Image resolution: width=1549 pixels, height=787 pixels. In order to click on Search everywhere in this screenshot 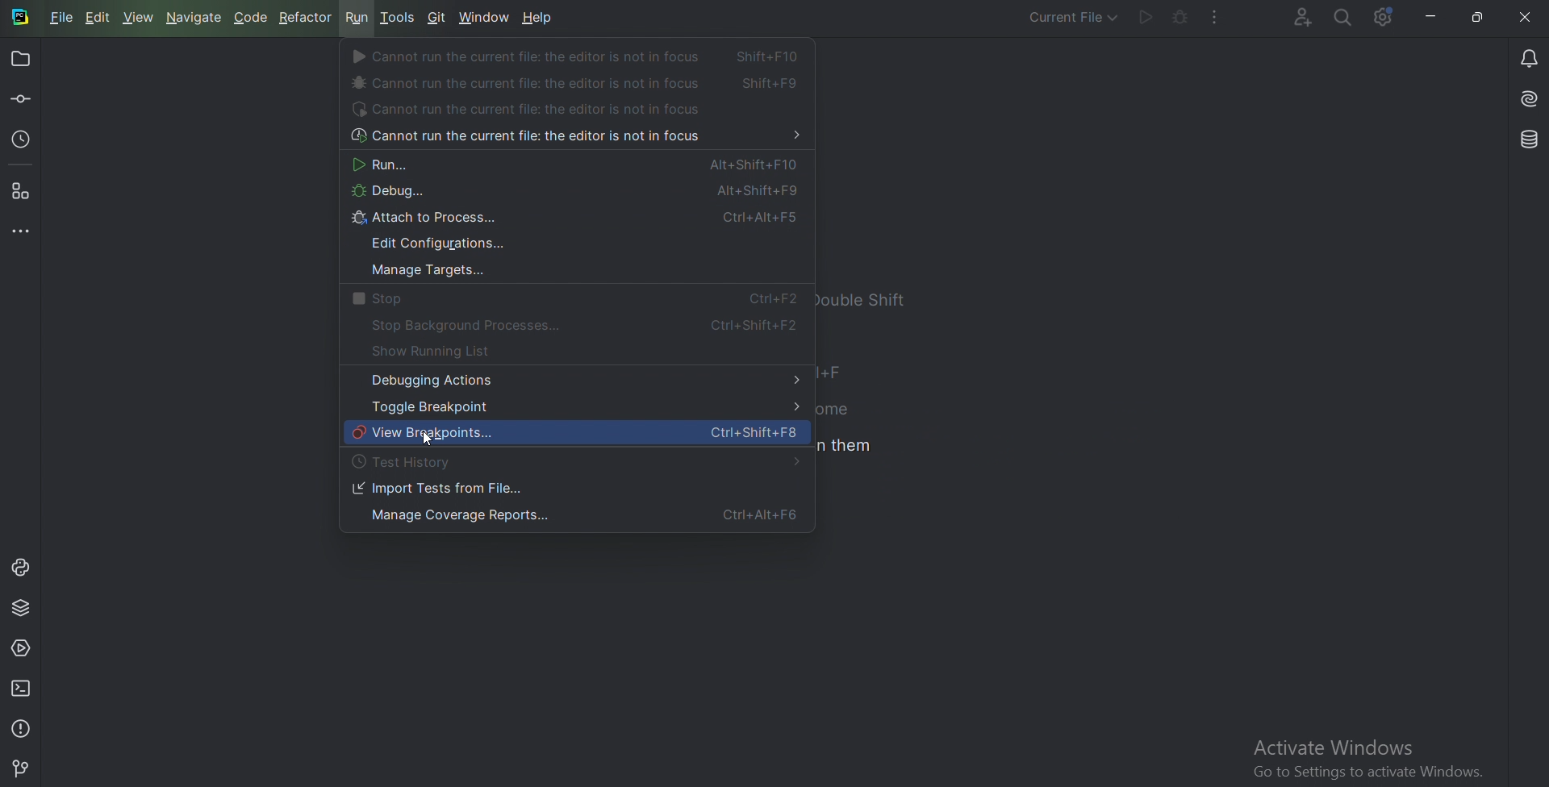, I will do `click(1344, 19)`.